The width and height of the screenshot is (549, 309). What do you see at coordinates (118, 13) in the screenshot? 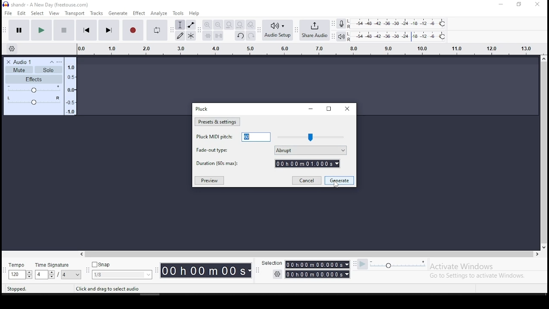
I see `generate` at bounding box center [118, 13].